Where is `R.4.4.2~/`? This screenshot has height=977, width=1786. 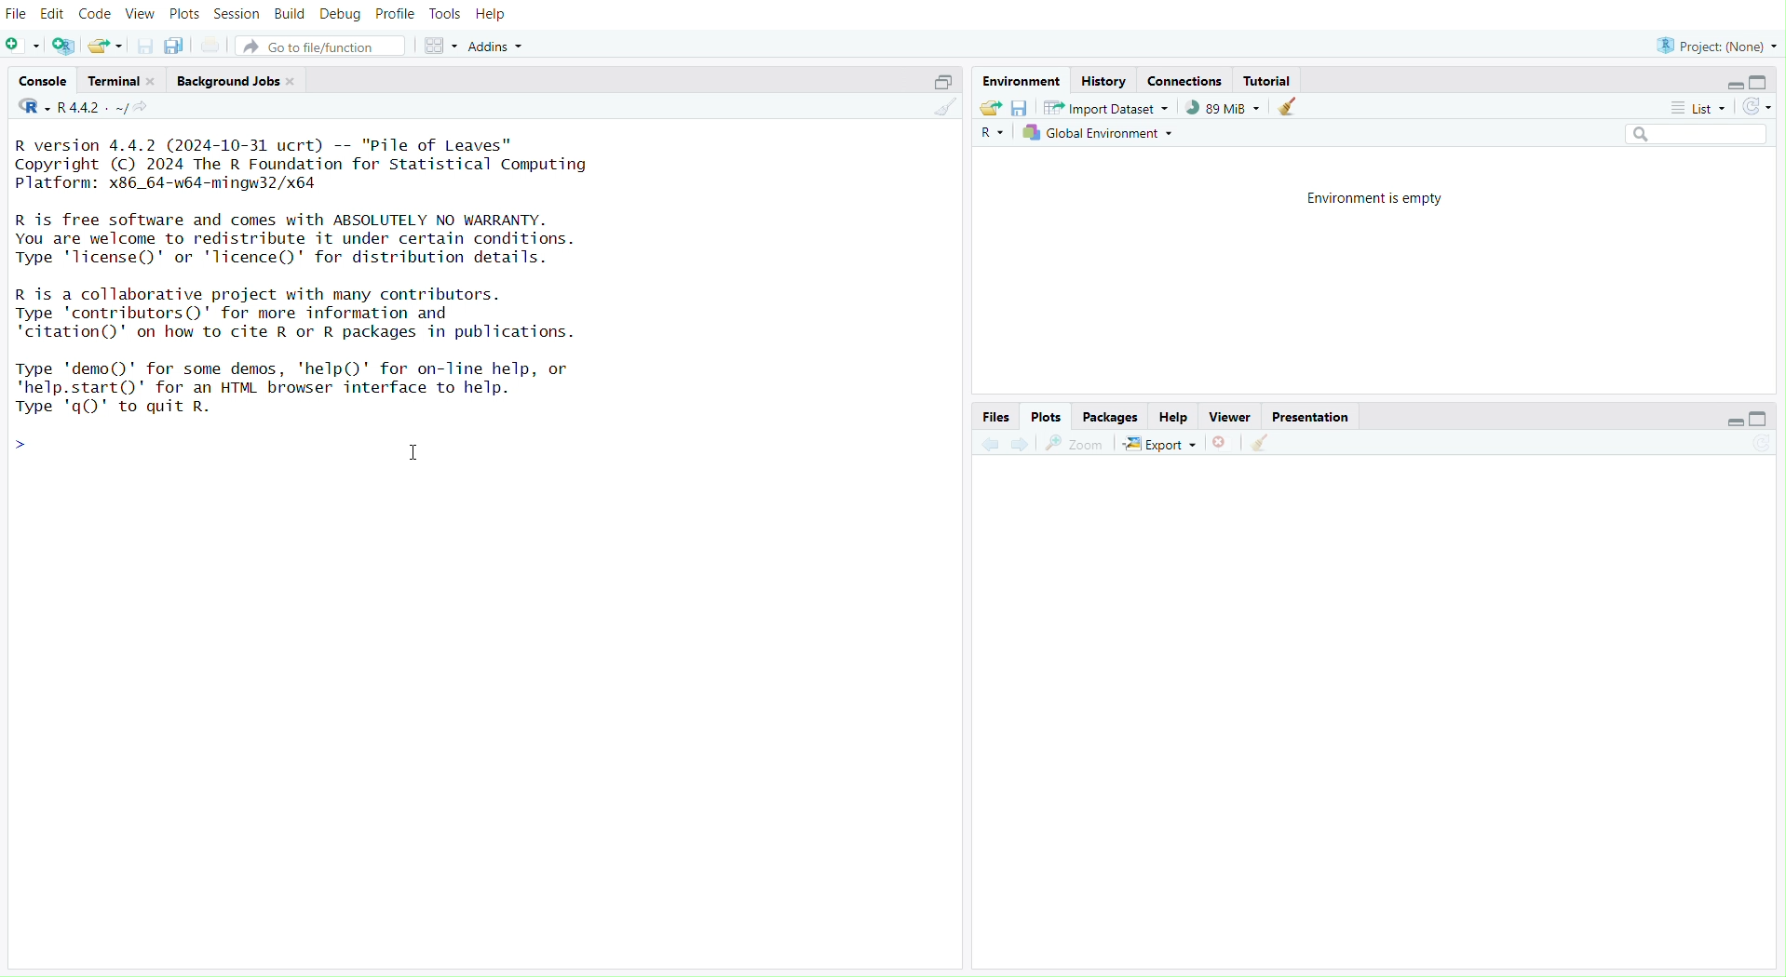 R.4.4.2~/ is located at coordinates (94, 108).